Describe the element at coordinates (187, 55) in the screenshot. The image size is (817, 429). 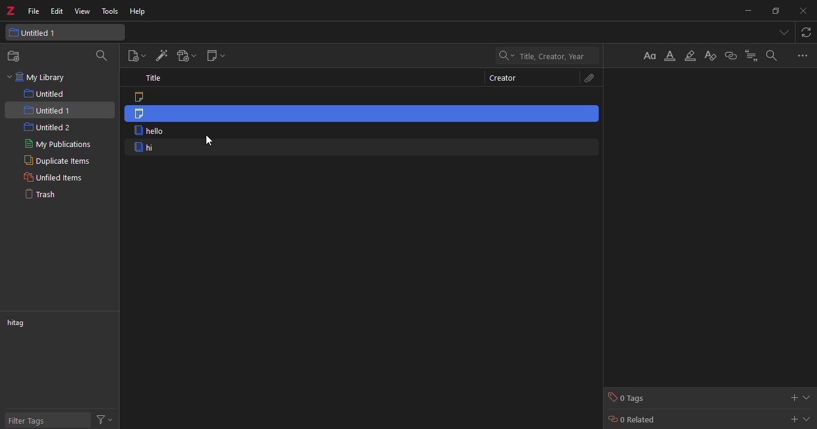
I see `add attach` at that location.